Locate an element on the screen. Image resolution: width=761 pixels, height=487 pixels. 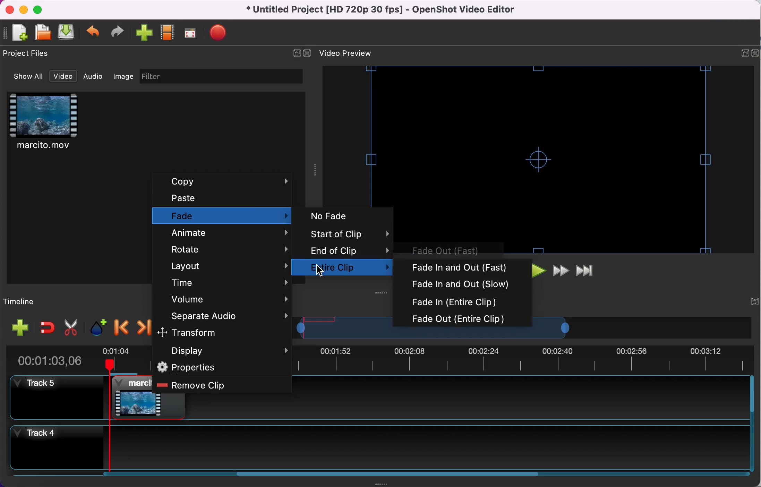
cut is located at coordinates (68, 328).